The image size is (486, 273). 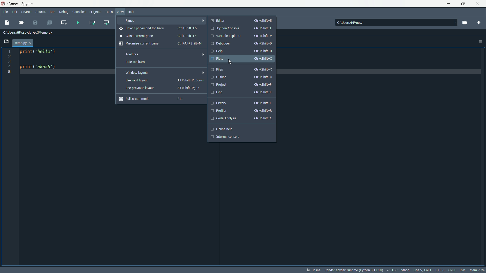 I want to click on view menu, so click(x=121, y=11).